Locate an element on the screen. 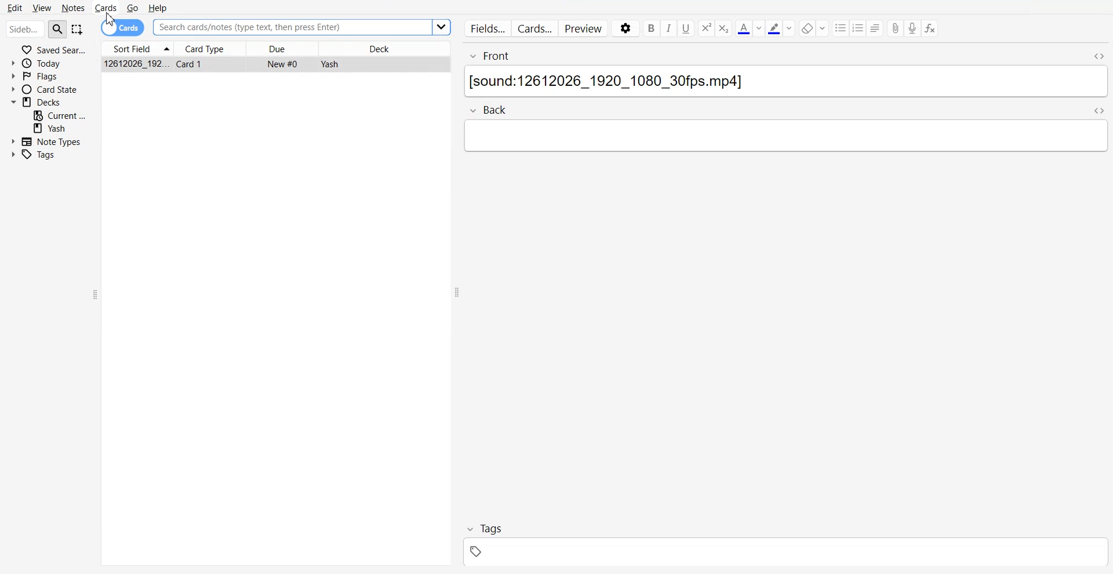  Tag is located at coordinates (486, 529).